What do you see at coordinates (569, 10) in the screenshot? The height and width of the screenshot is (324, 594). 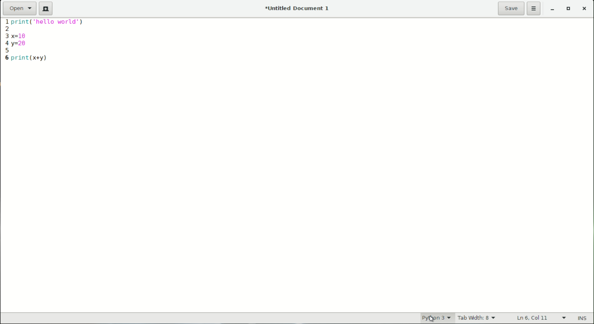 I see `full screen` at bounding box center [569, 10].